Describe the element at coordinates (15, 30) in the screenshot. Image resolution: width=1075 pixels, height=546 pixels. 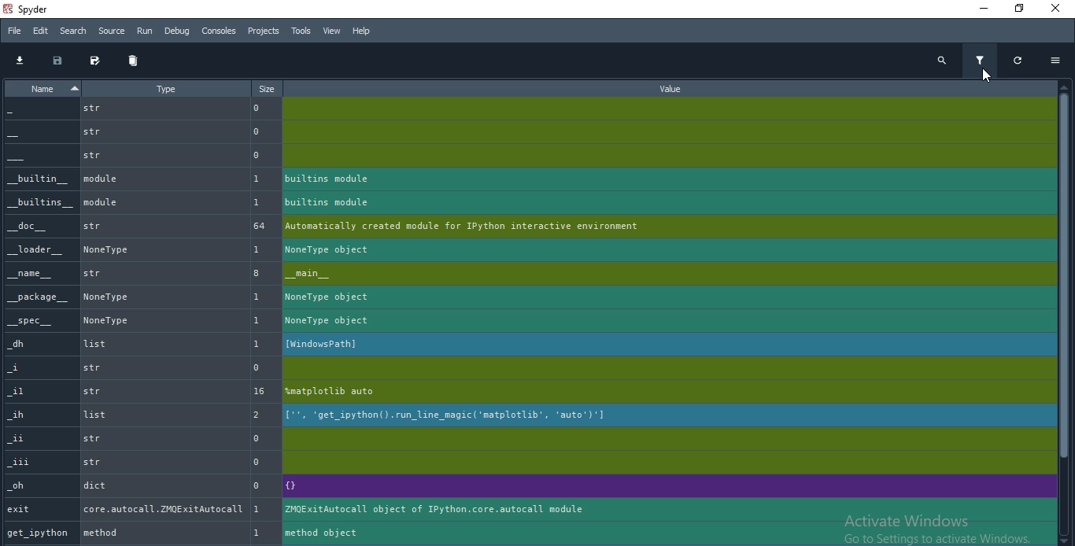
I see `File ` at that location.